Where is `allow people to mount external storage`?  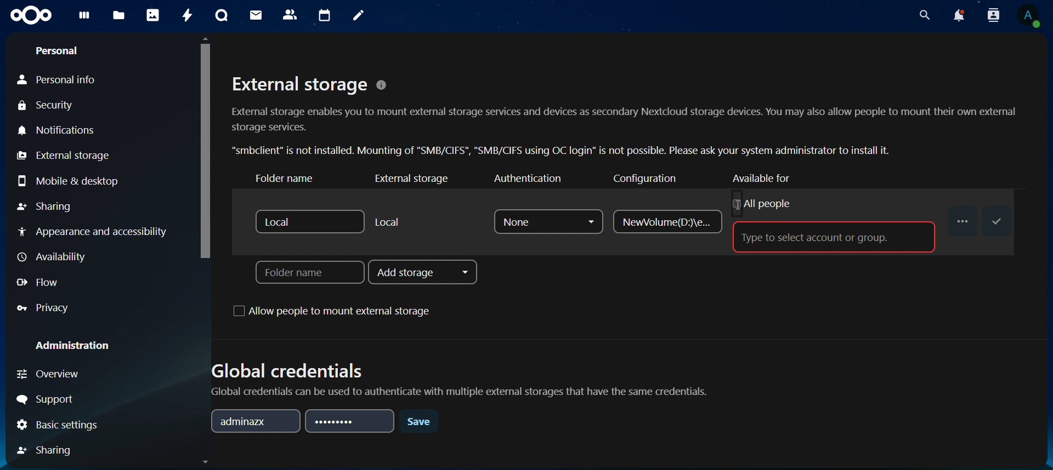
allow people to mount external storage is located at coordinates (338, 312).